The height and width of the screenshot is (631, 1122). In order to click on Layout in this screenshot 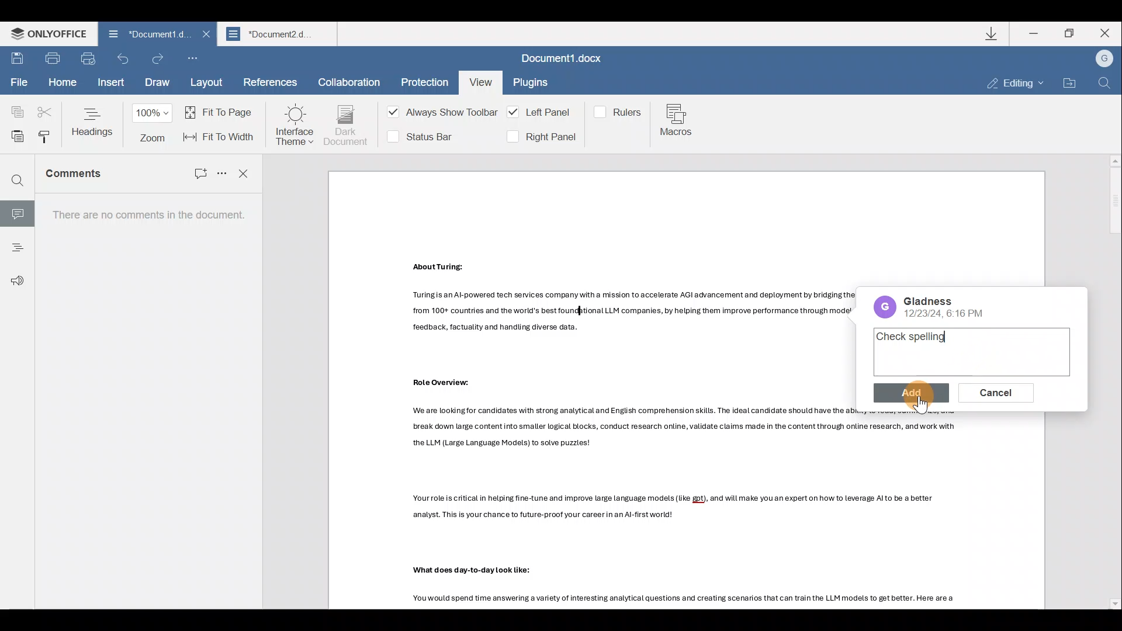, I will do `click(207, 84)`.